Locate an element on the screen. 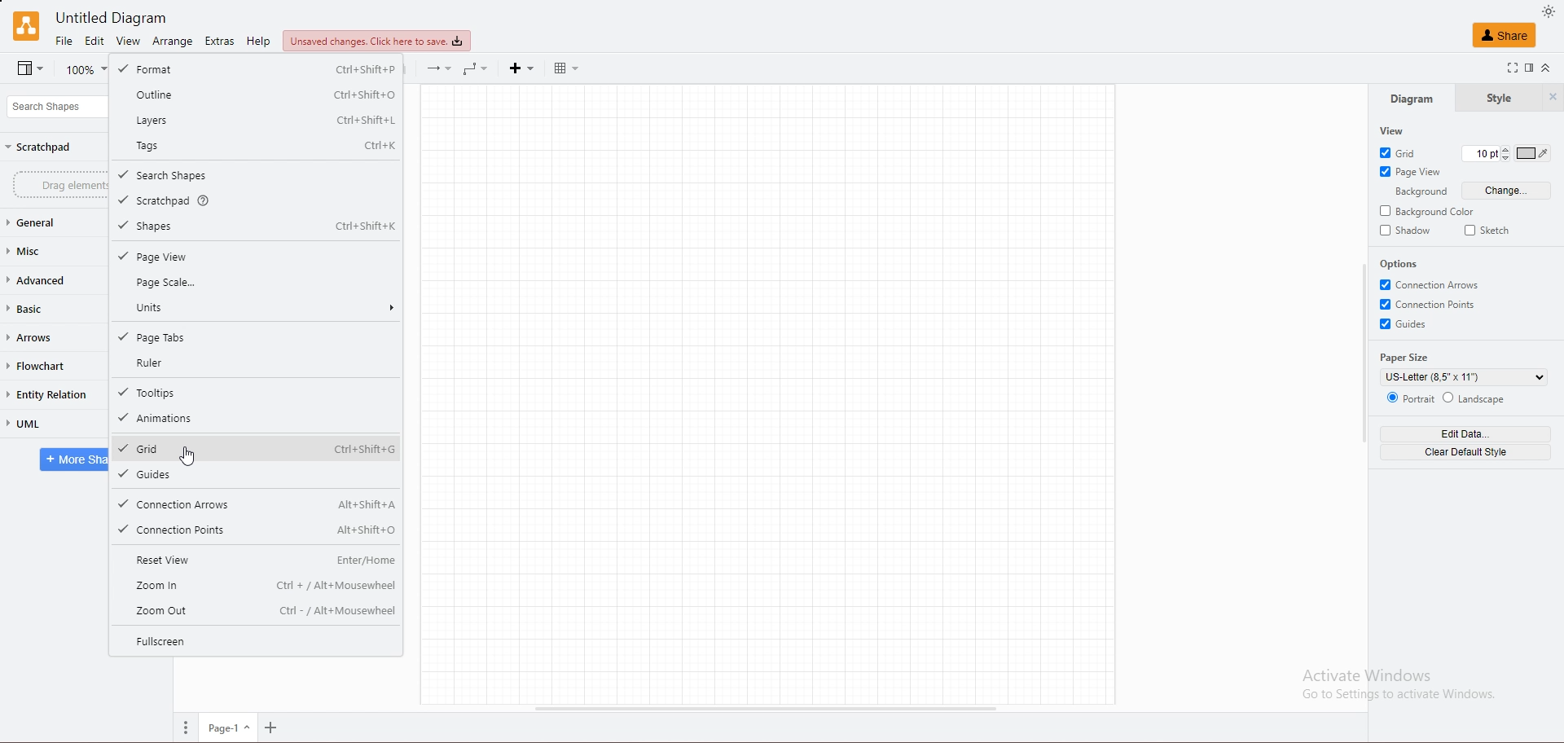  fullscreen is located at coordinates (256, 640).